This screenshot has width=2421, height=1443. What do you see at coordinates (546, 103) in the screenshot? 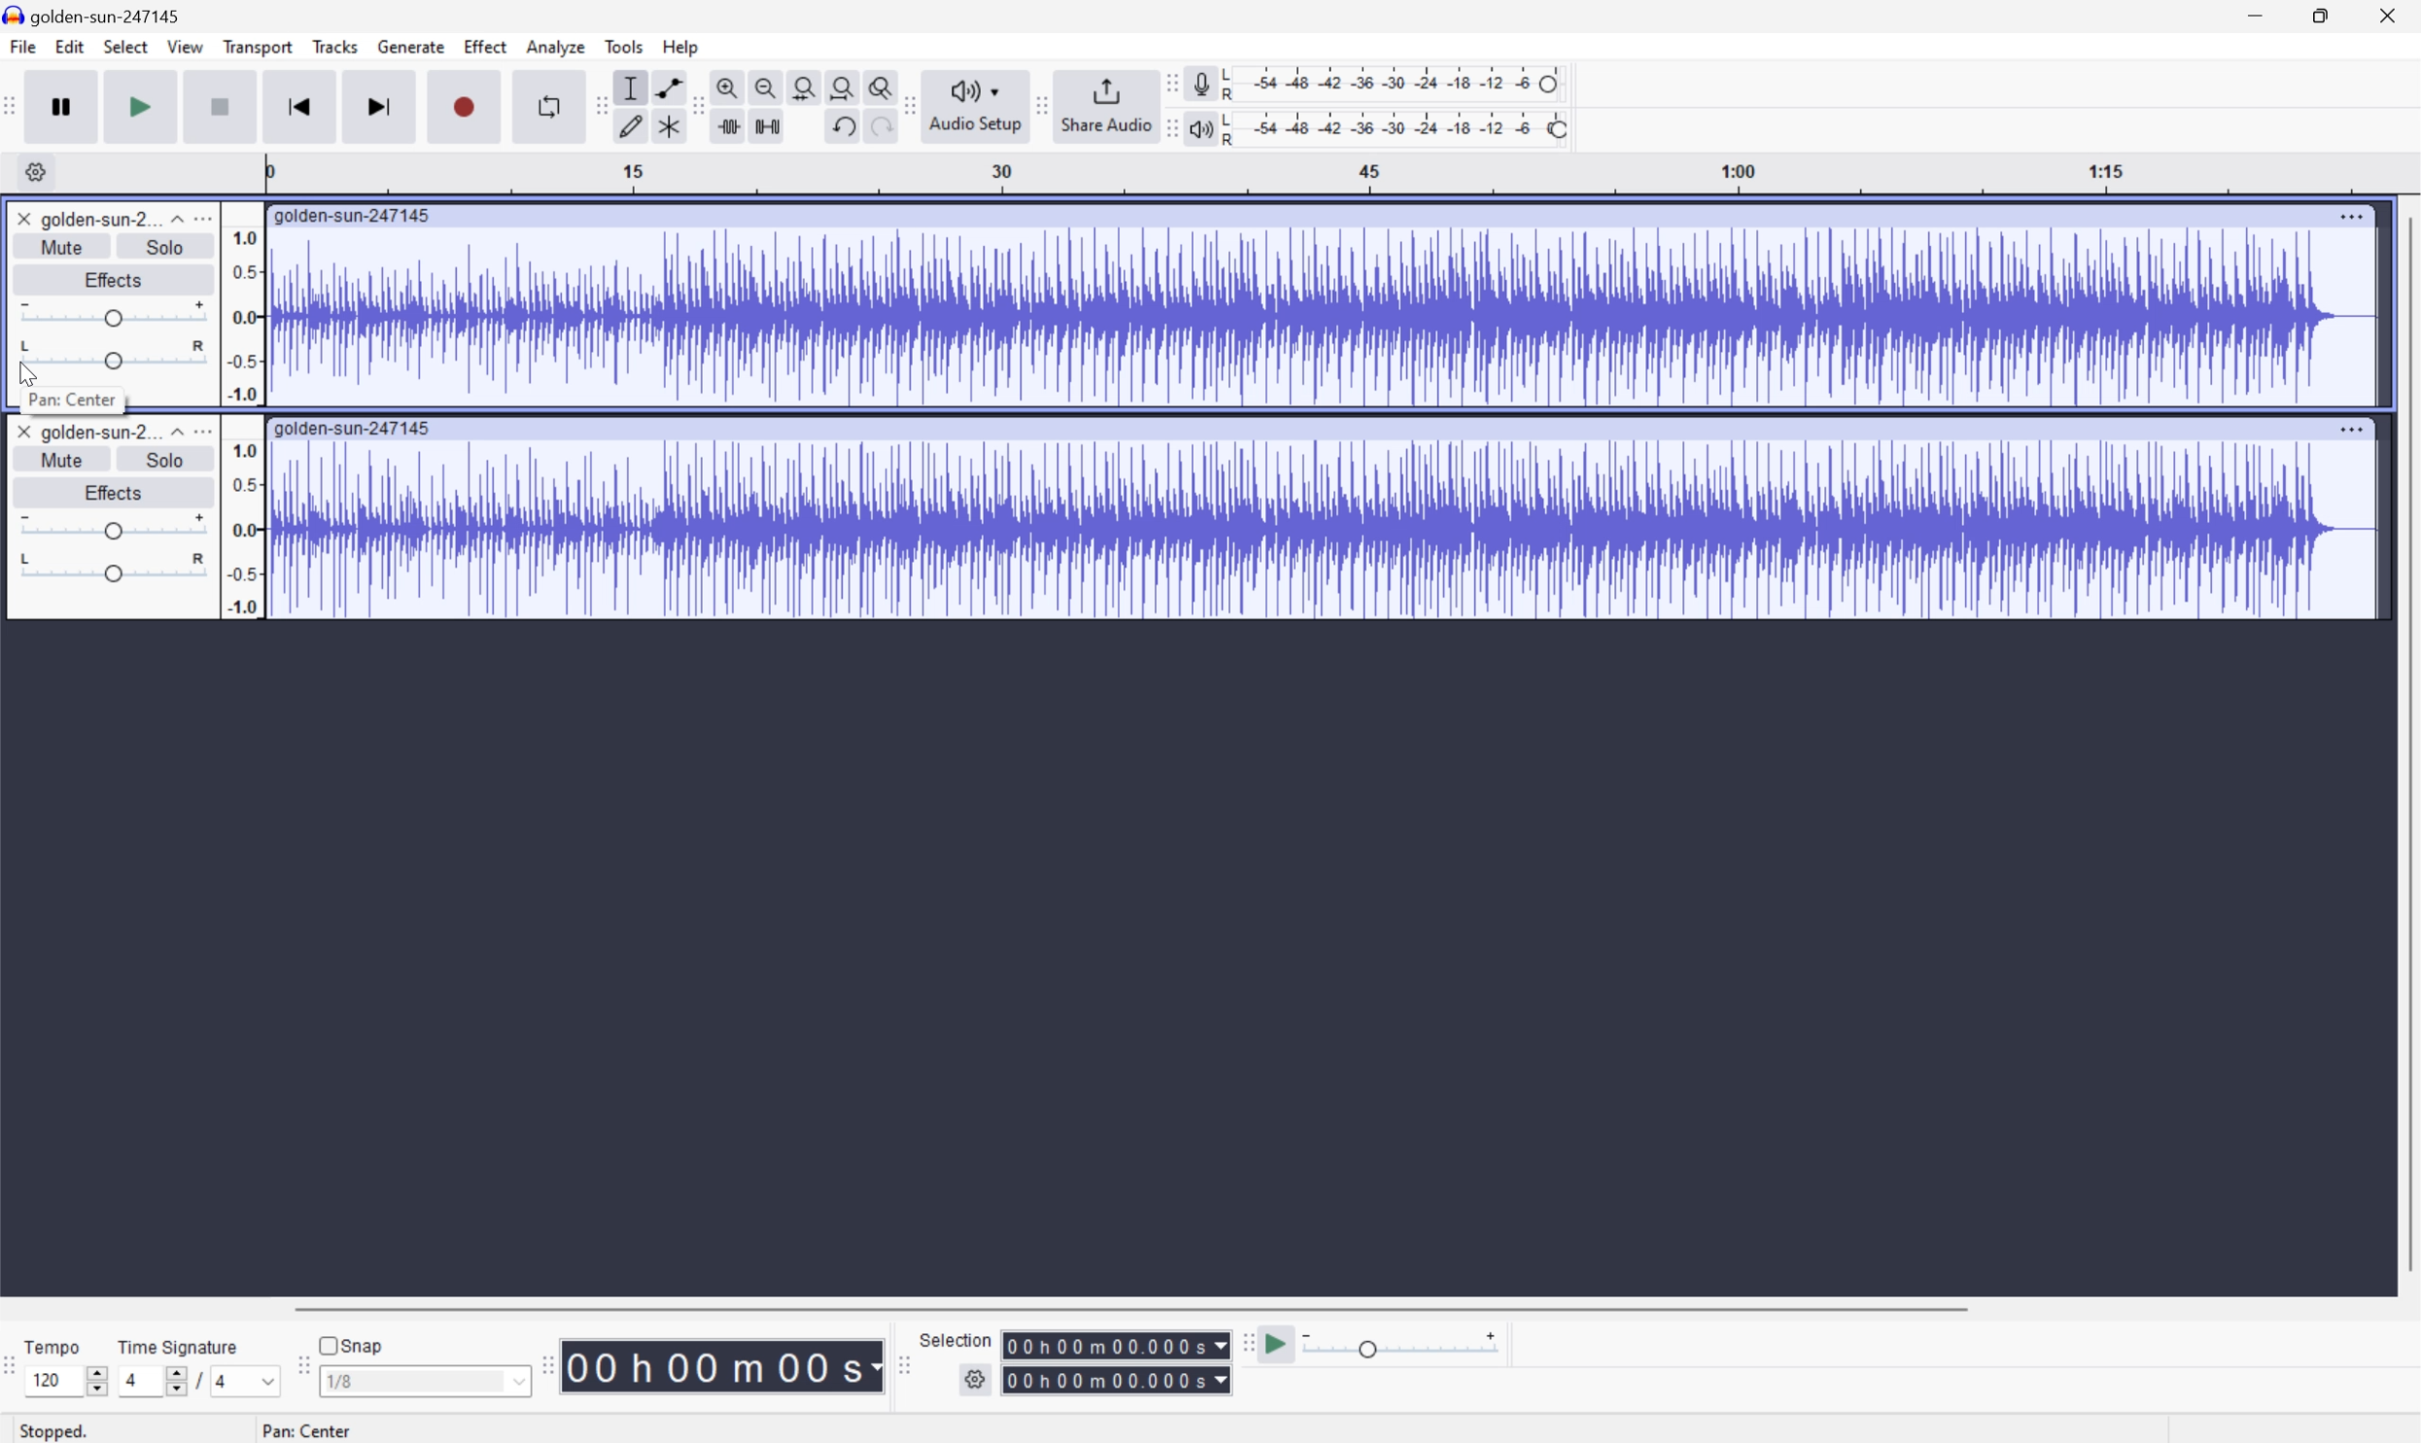
I see `Enable looping` at bounding box center [546, 103].